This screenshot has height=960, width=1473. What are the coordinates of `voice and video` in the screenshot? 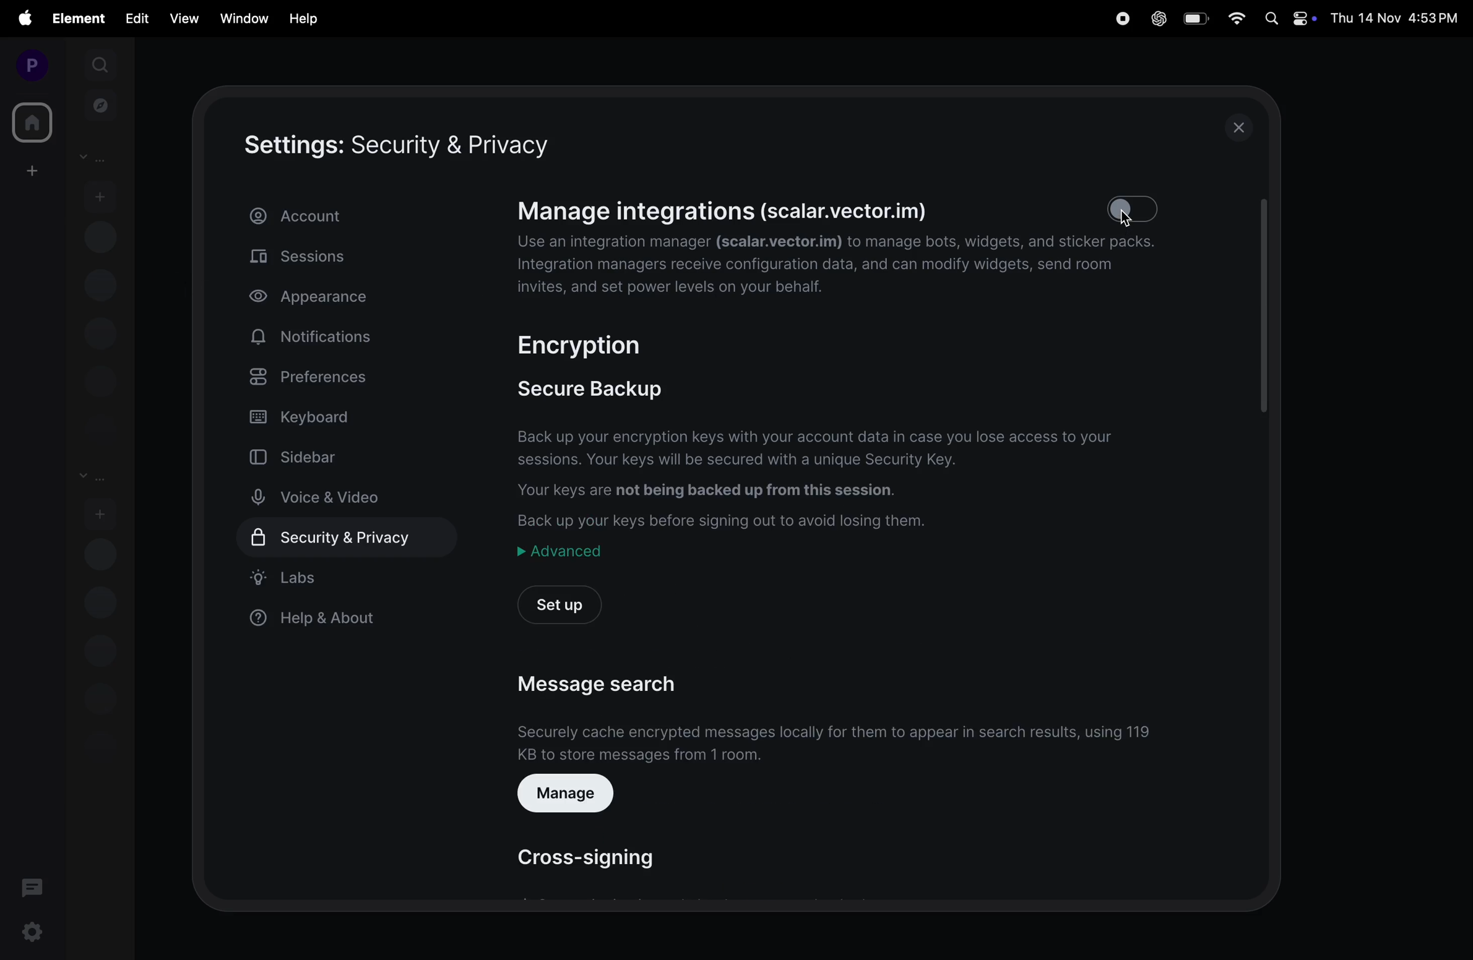 It's located at (332, 499).